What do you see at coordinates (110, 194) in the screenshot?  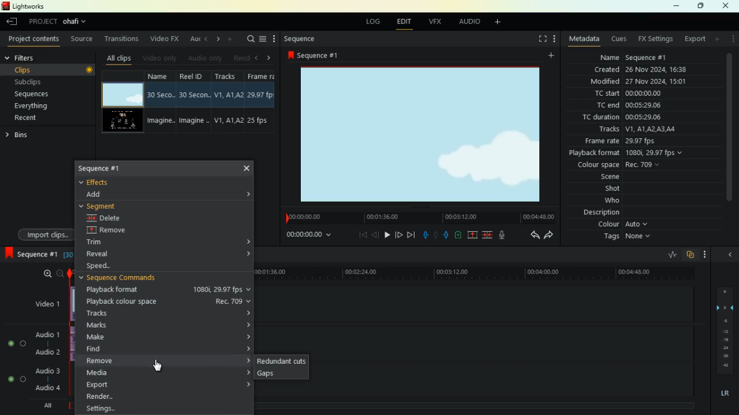 I see `dd` at bounding box center [110, 194].